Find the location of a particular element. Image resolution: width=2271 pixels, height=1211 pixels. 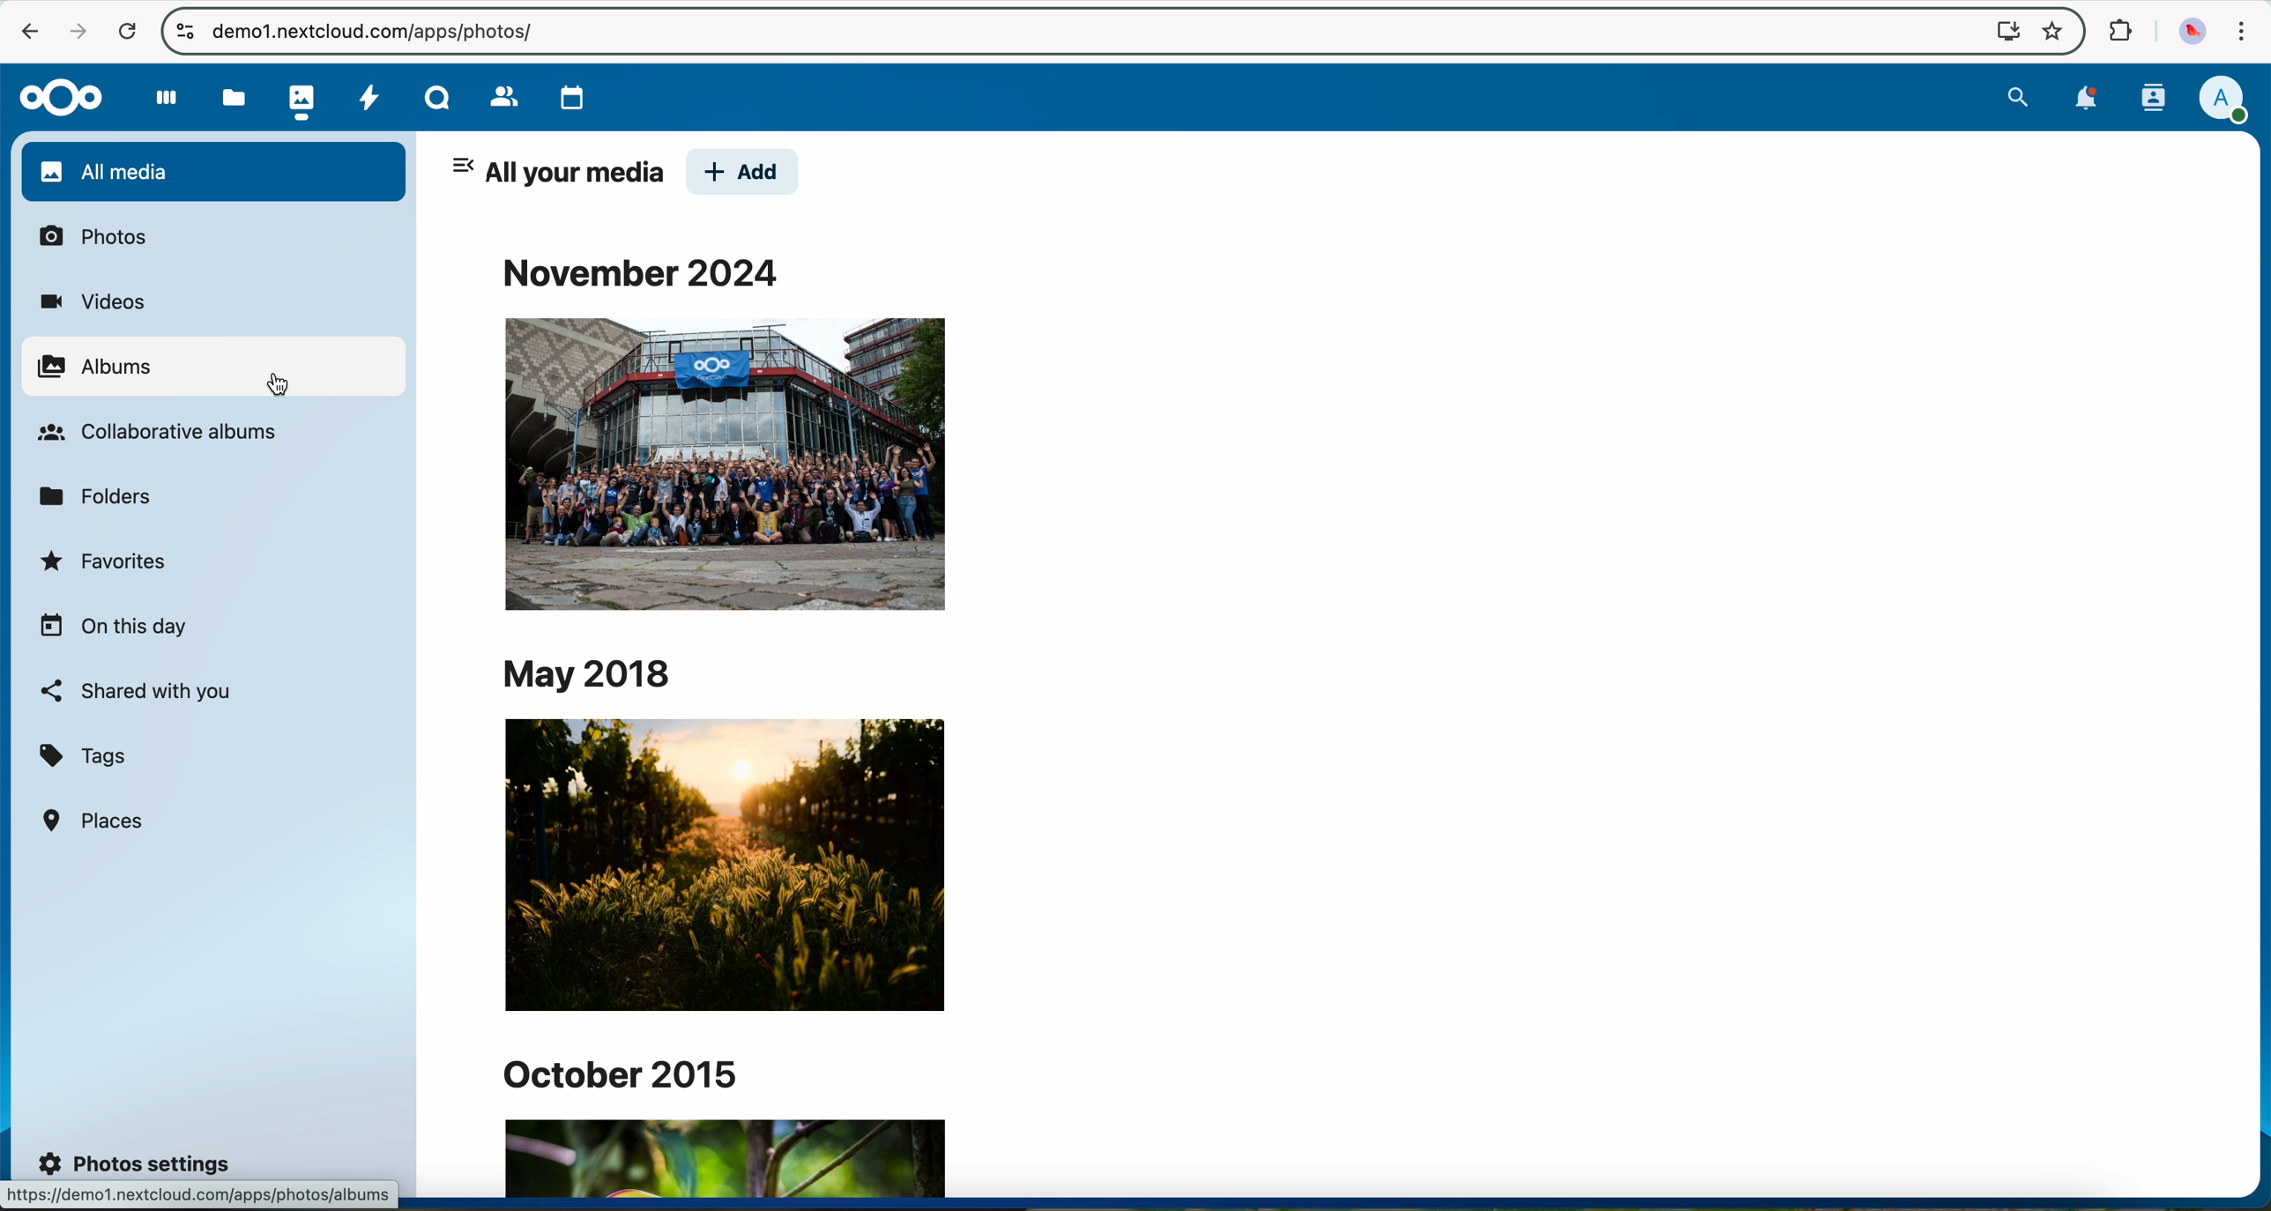

favorites is located at coordinates (107, 566).